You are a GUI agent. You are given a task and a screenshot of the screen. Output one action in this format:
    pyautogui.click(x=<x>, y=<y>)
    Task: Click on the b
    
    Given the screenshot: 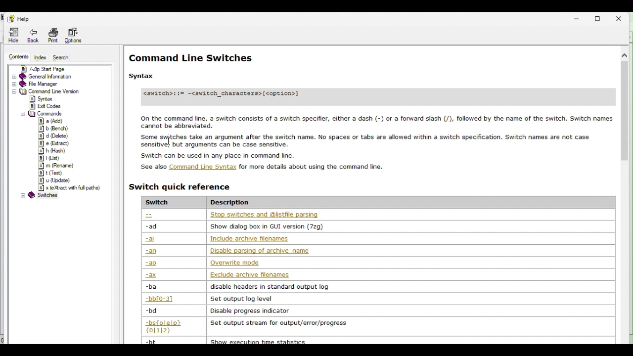 What is the action you would take?
    pyautogui.click(x=60, y=129)
    